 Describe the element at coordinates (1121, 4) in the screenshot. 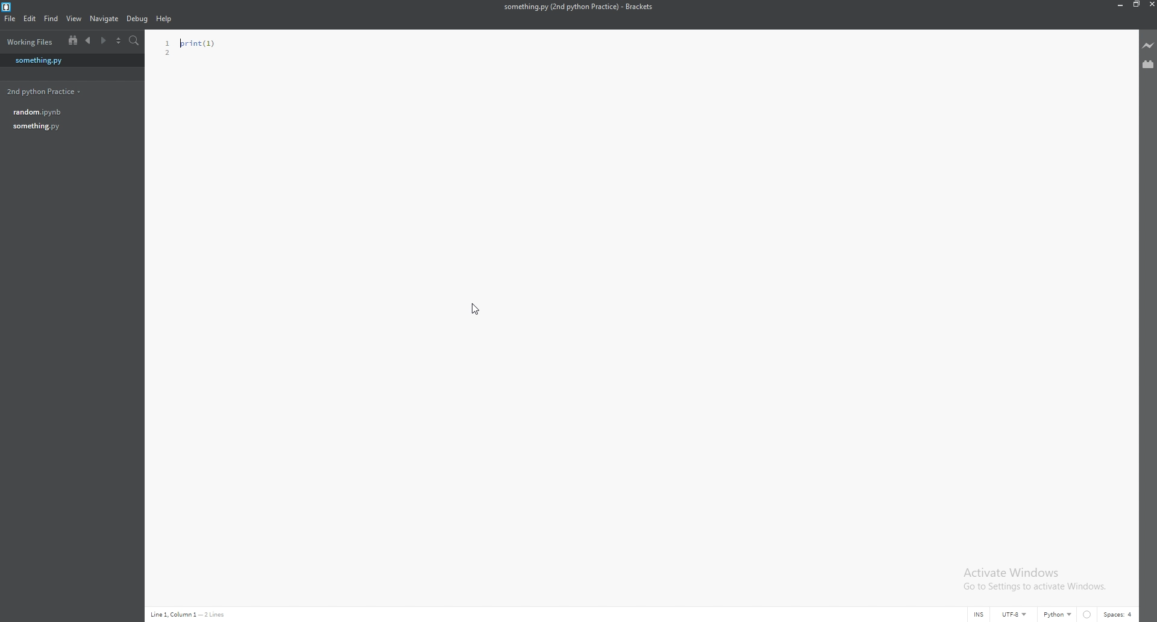

I see `minimize` at that location.